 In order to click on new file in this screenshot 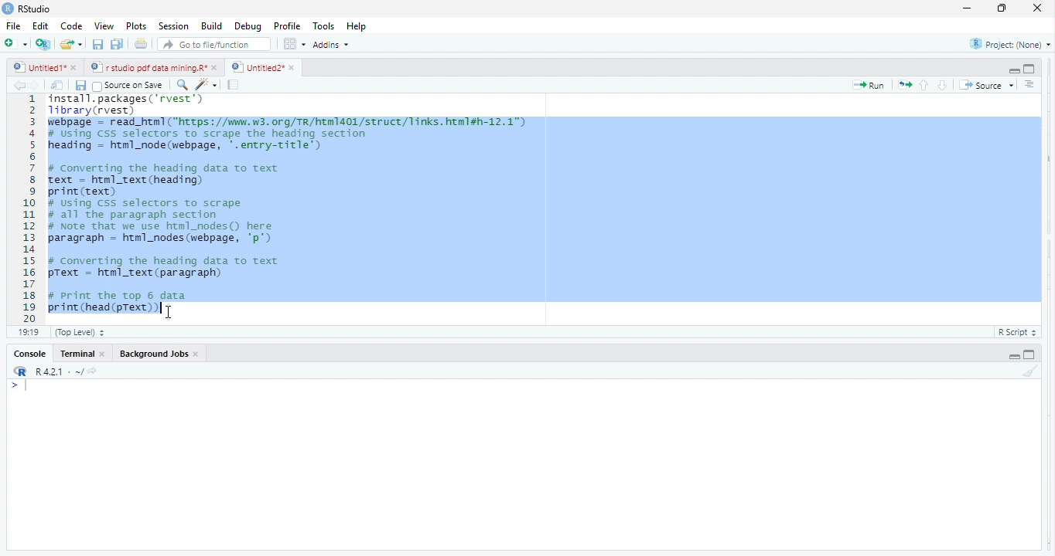, I will do `click(15, 43)`.